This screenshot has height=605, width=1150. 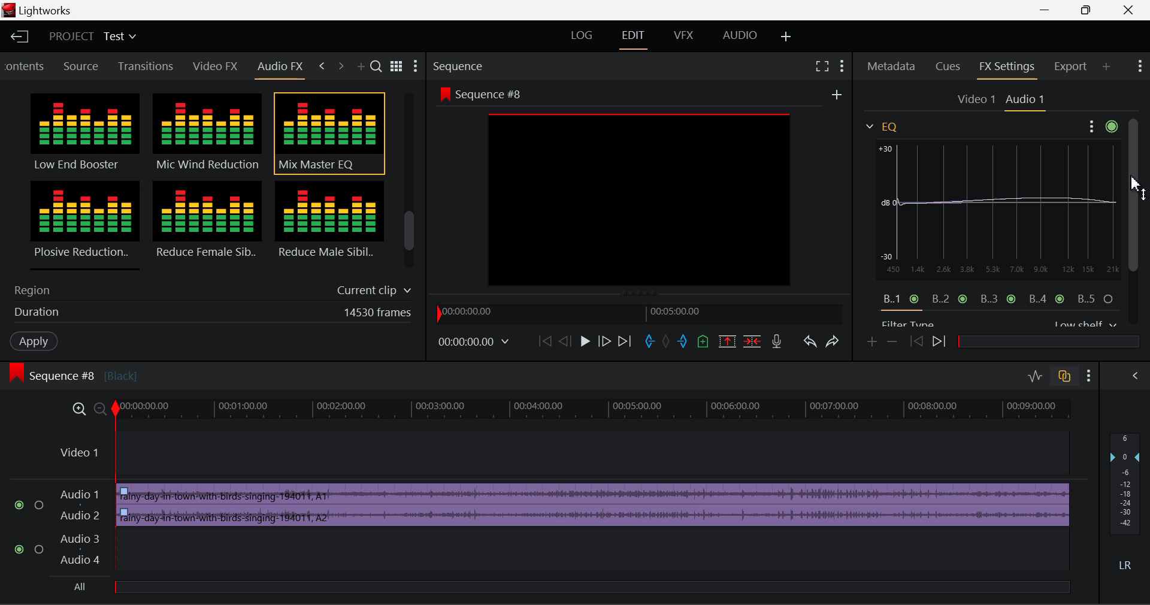 I want to click on Next keyframe, so click(x=942, y=342).